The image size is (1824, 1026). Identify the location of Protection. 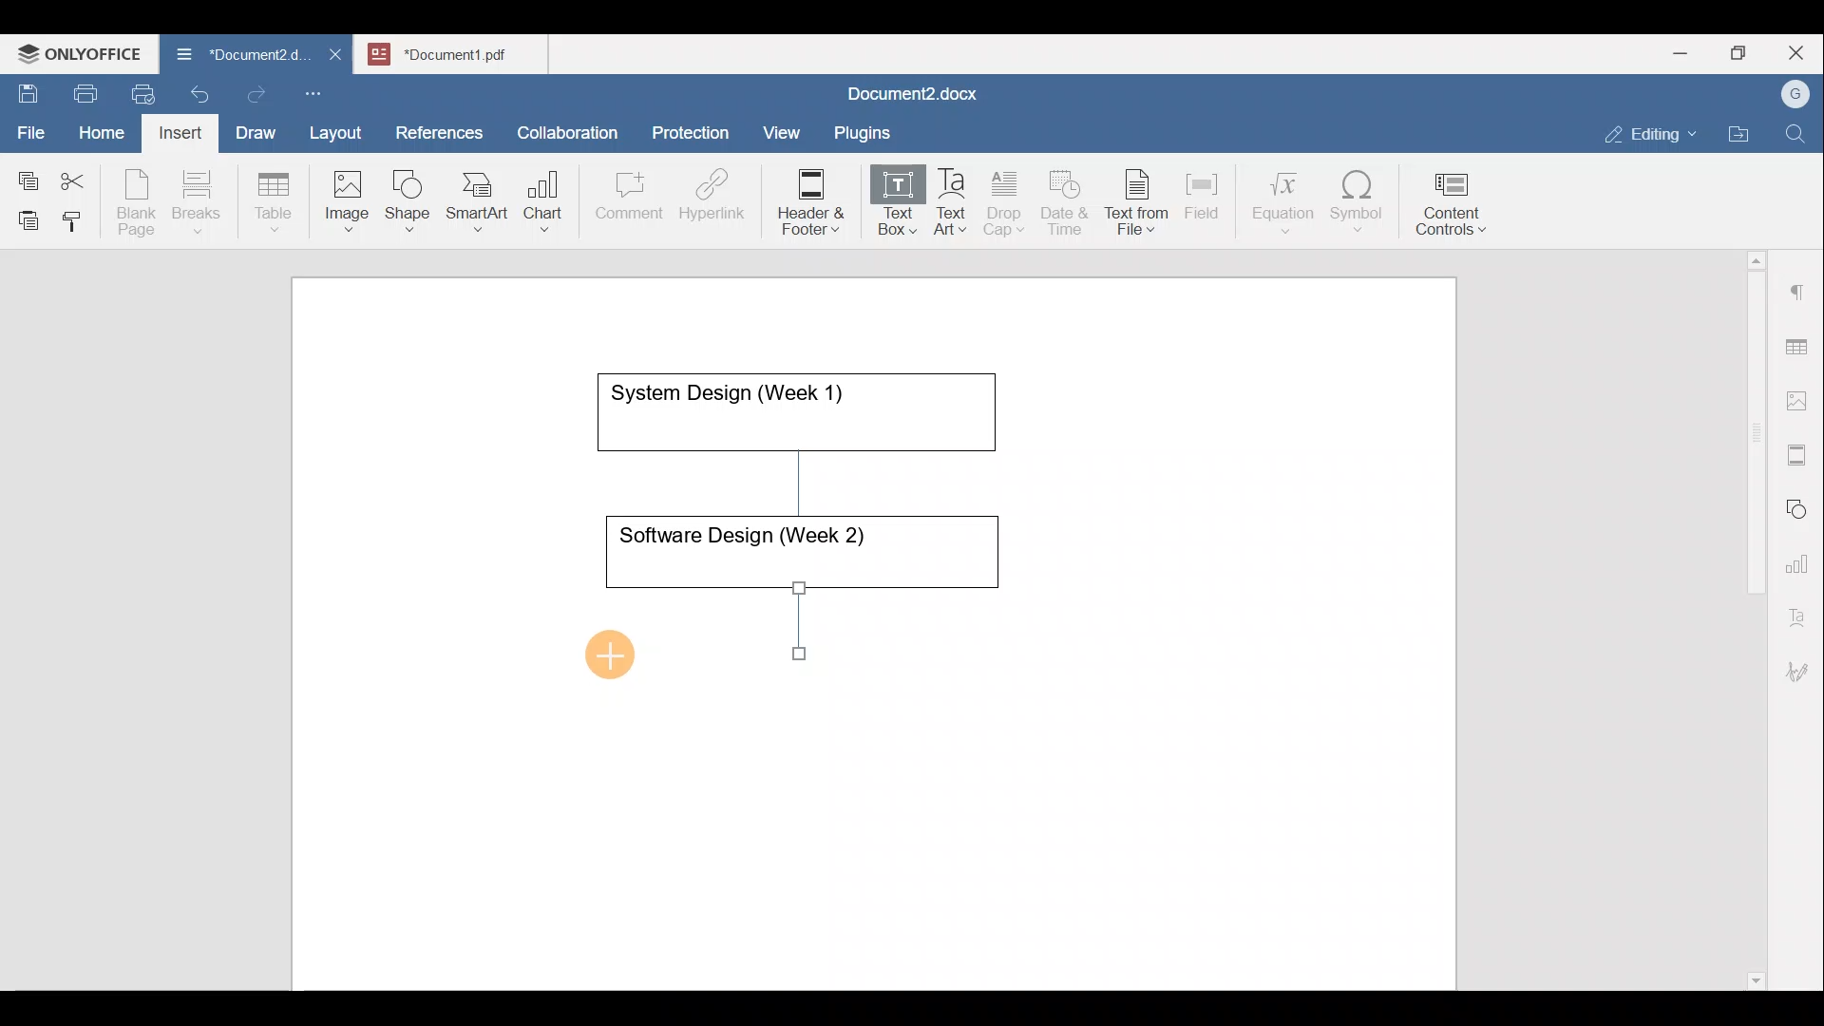
(696, 130).